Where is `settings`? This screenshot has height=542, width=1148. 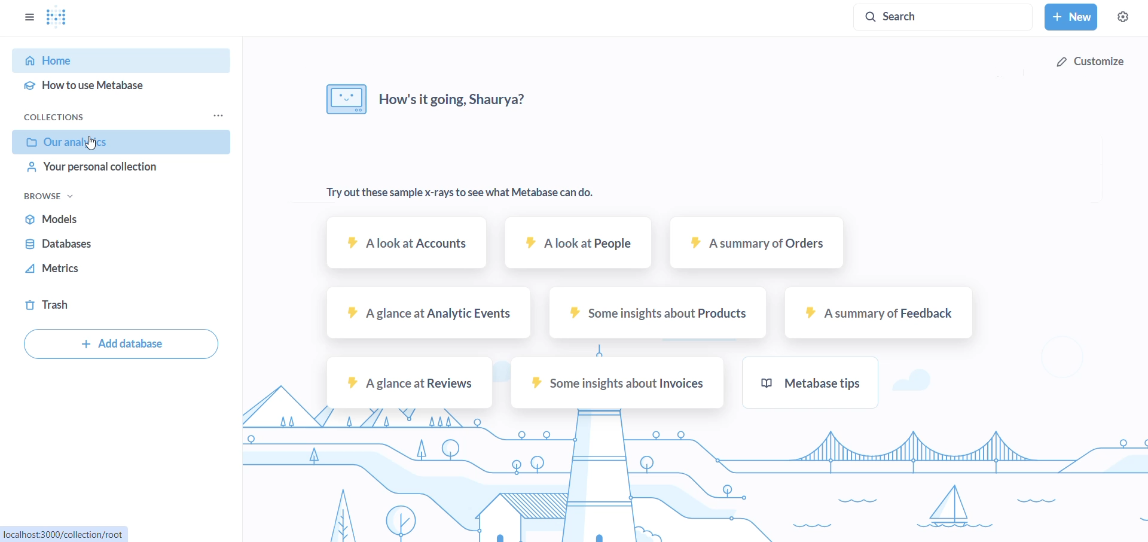 settings is located at coordinates (1122, 17).